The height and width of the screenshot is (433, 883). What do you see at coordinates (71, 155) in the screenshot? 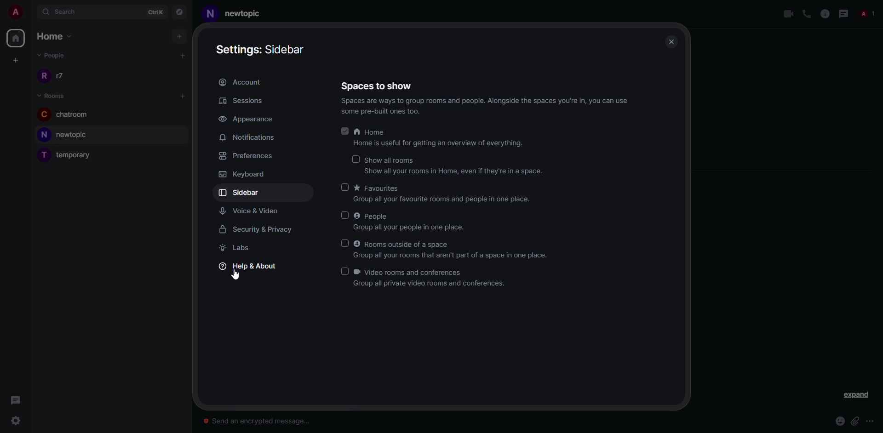
I see `room` at bounding box center [71, 155].